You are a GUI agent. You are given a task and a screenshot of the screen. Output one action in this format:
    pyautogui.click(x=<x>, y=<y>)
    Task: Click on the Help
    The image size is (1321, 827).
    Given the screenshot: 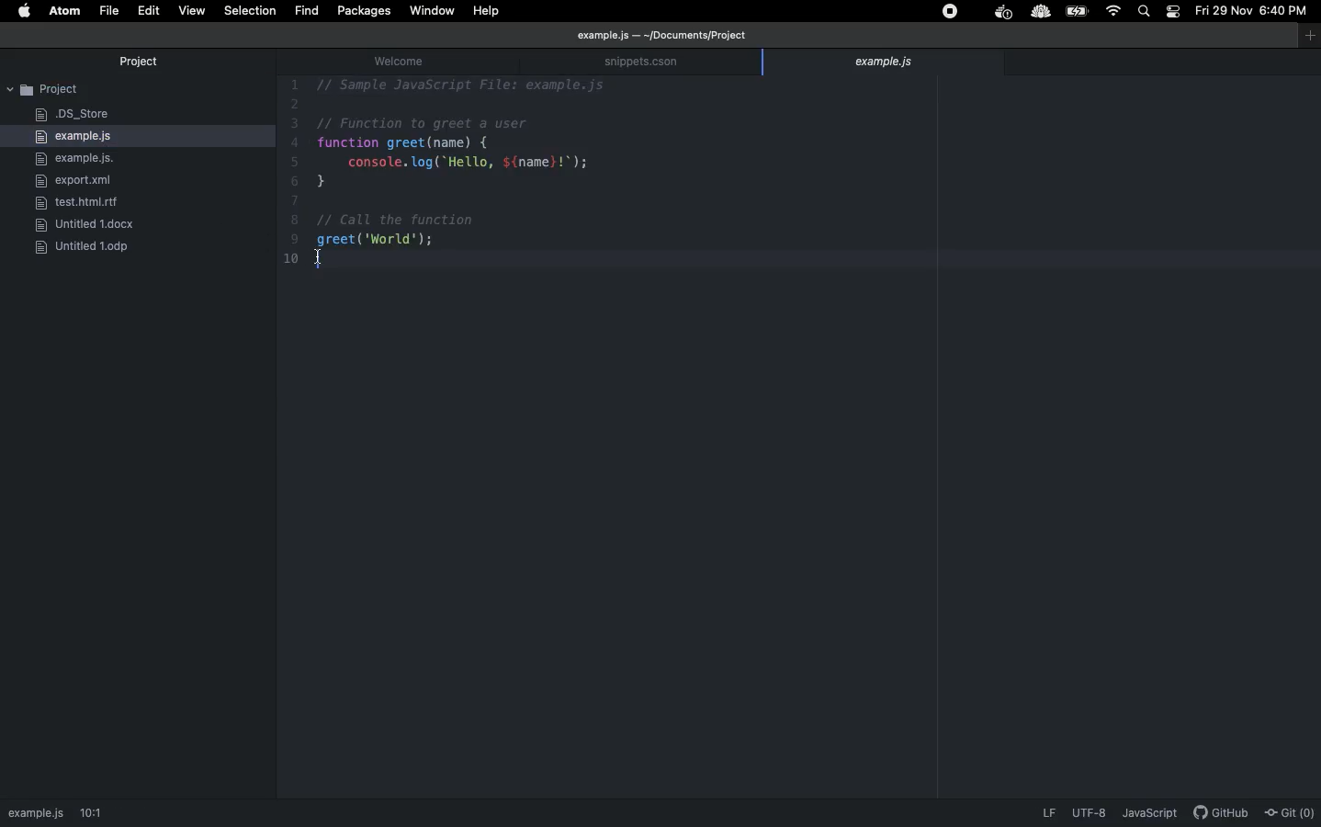 What is the action you would take?
    pyautogui.click(x=487, y=10)
    